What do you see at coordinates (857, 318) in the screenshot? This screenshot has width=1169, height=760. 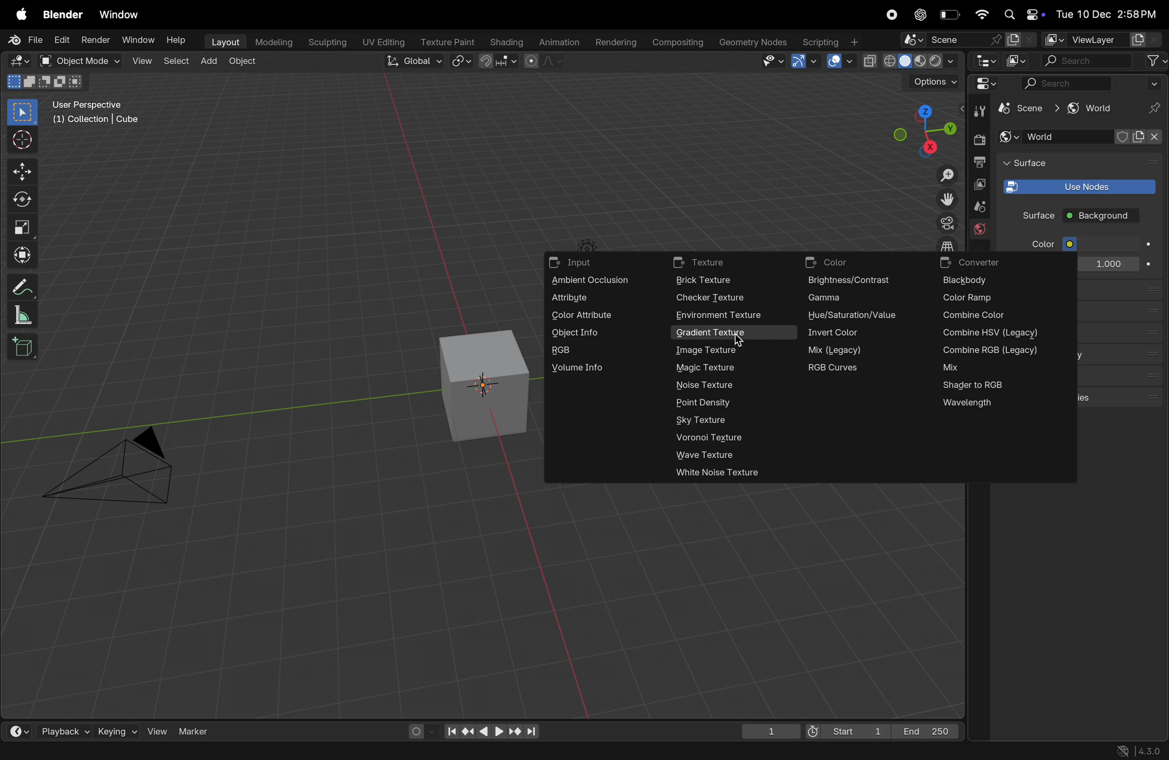 I see `hue saturation value` at bounding box center [857, 318].